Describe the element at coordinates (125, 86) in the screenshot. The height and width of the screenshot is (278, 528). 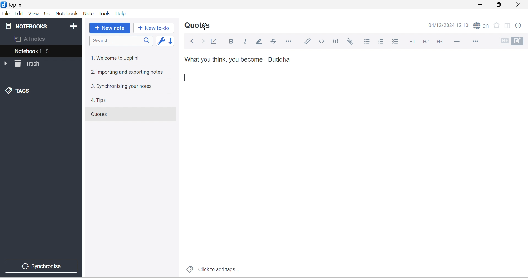
I see `3. Synchronising your notes` at that location.